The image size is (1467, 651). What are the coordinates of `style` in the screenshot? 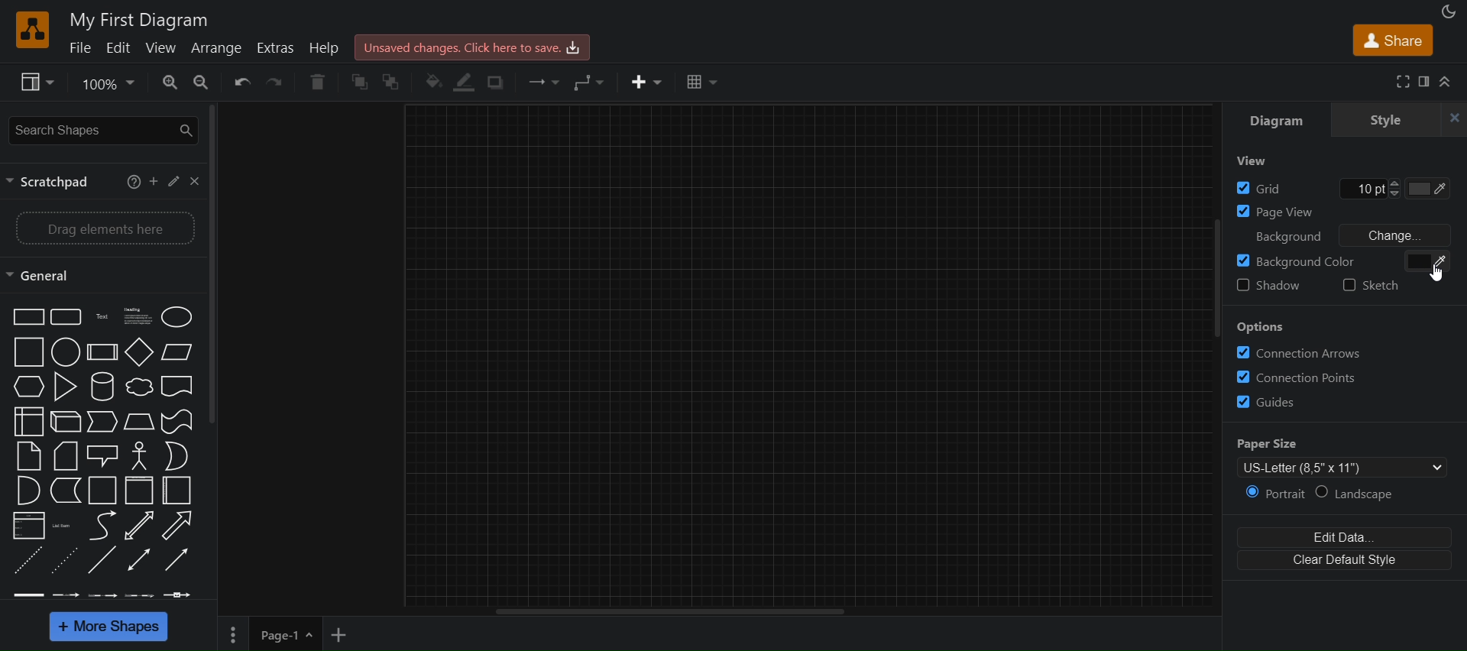 It's located at (1389, 120).